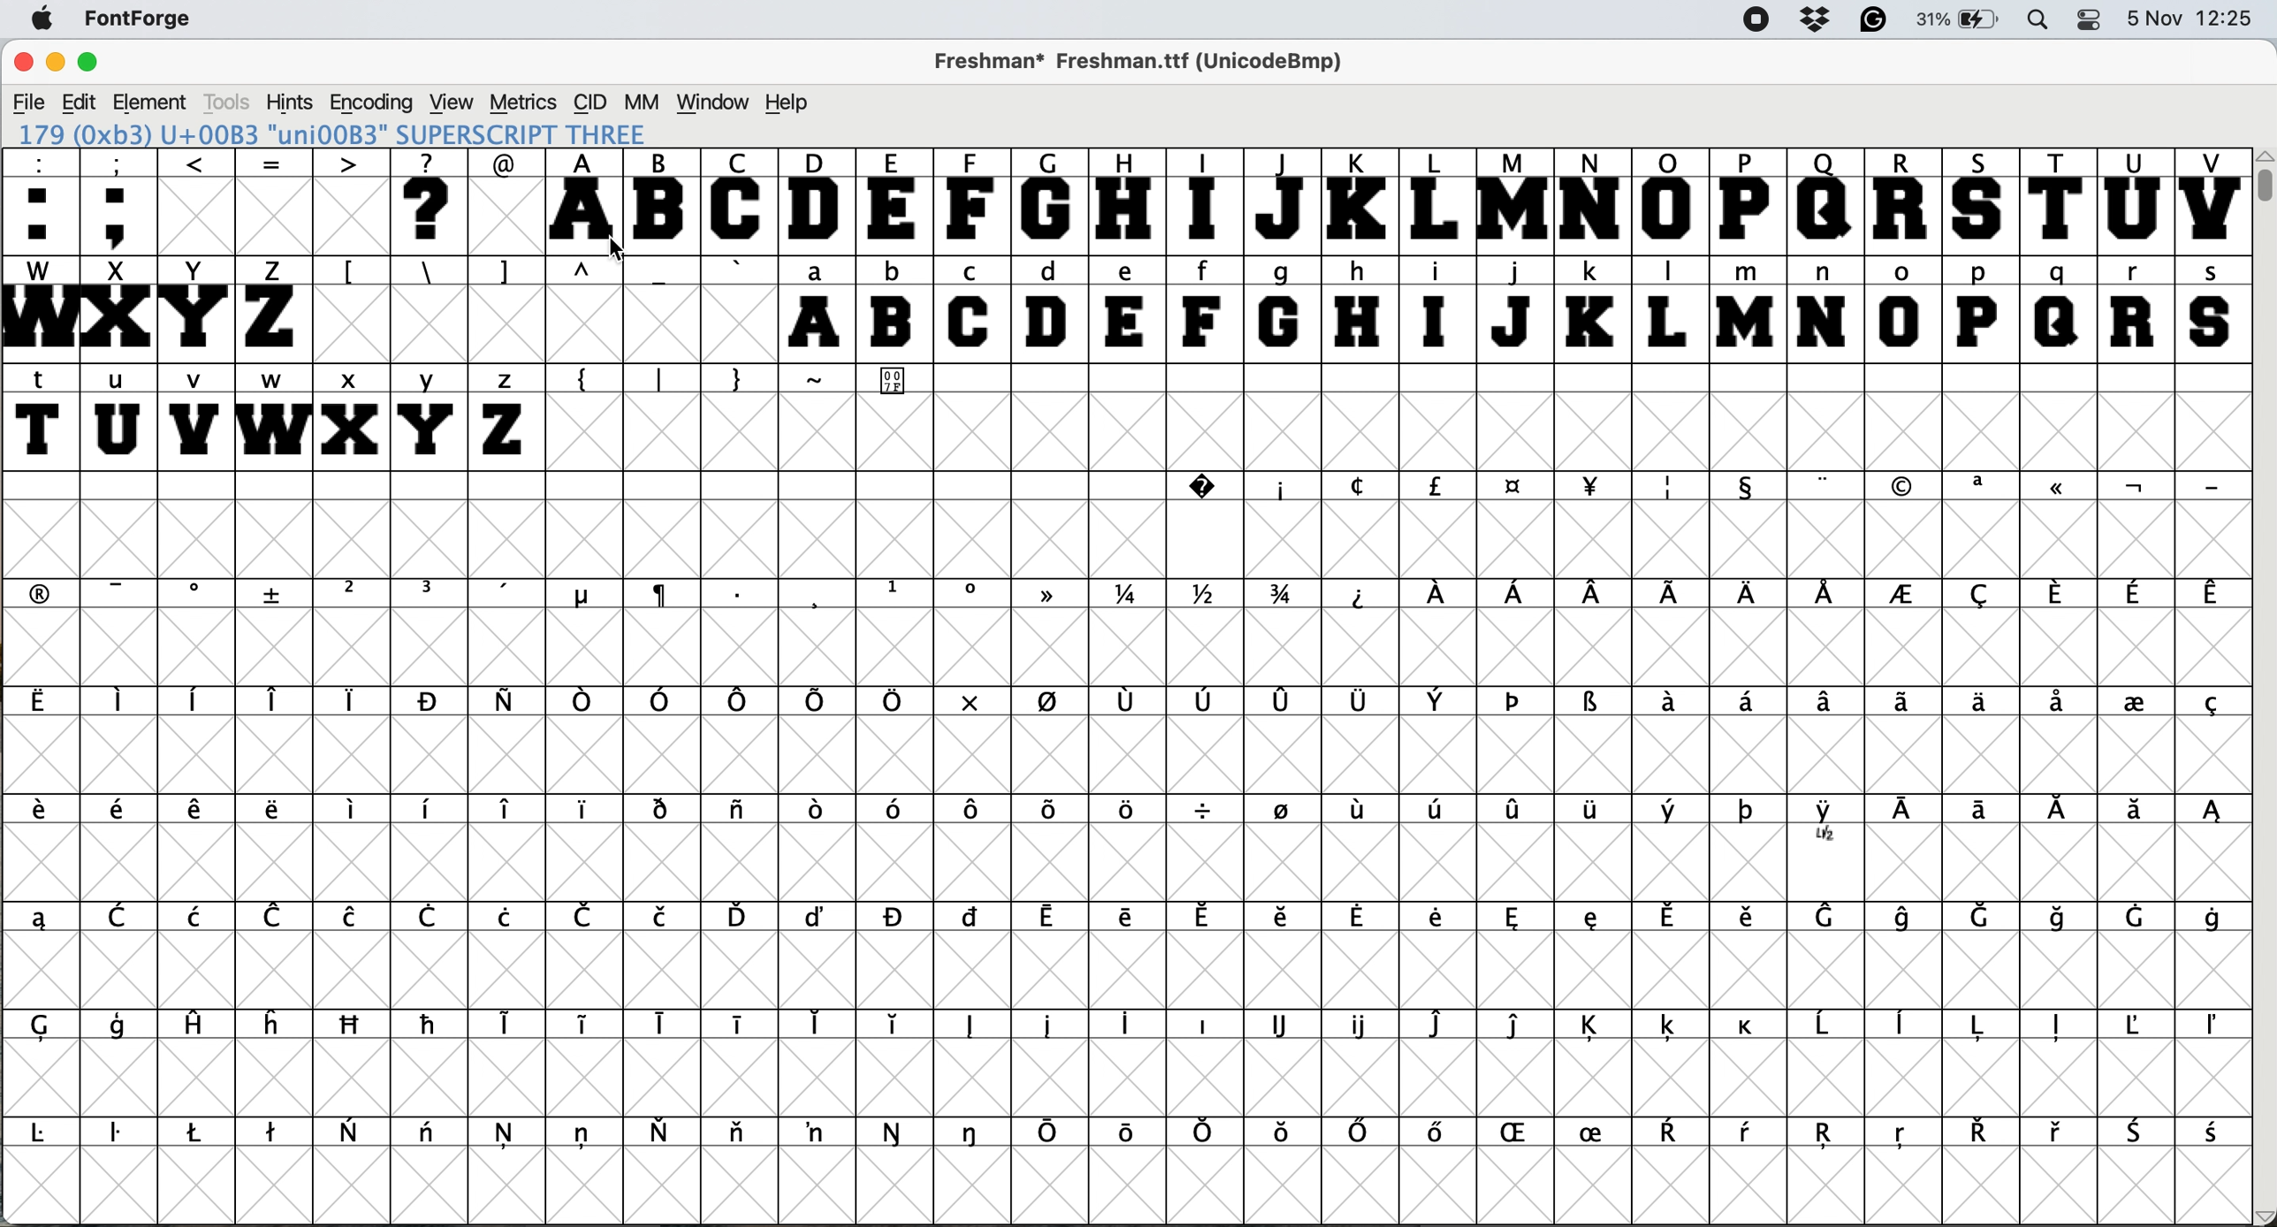 The image size is (2277, 1227). Describe the element at coordinates (1826, 1027) in the screenshot. I see `symbol` at that location.